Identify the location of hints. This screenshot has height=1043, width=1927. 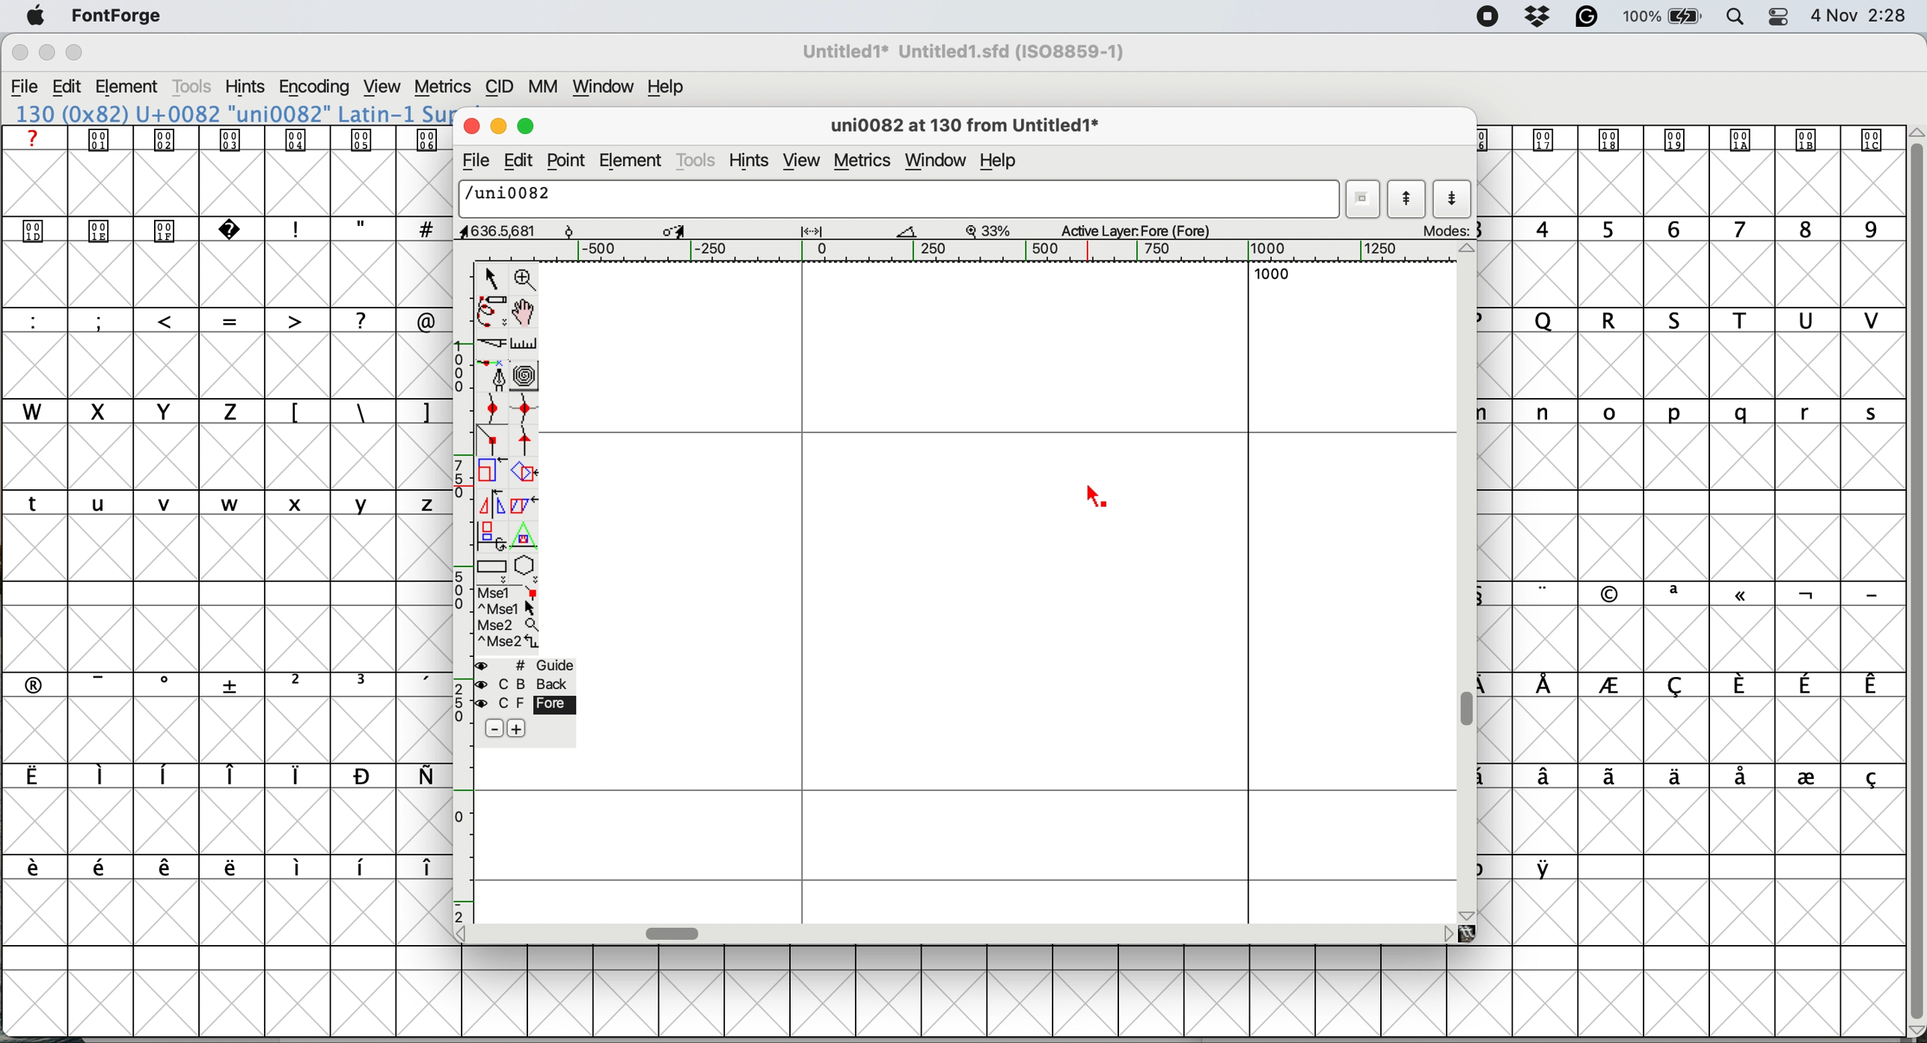
(245, 86).